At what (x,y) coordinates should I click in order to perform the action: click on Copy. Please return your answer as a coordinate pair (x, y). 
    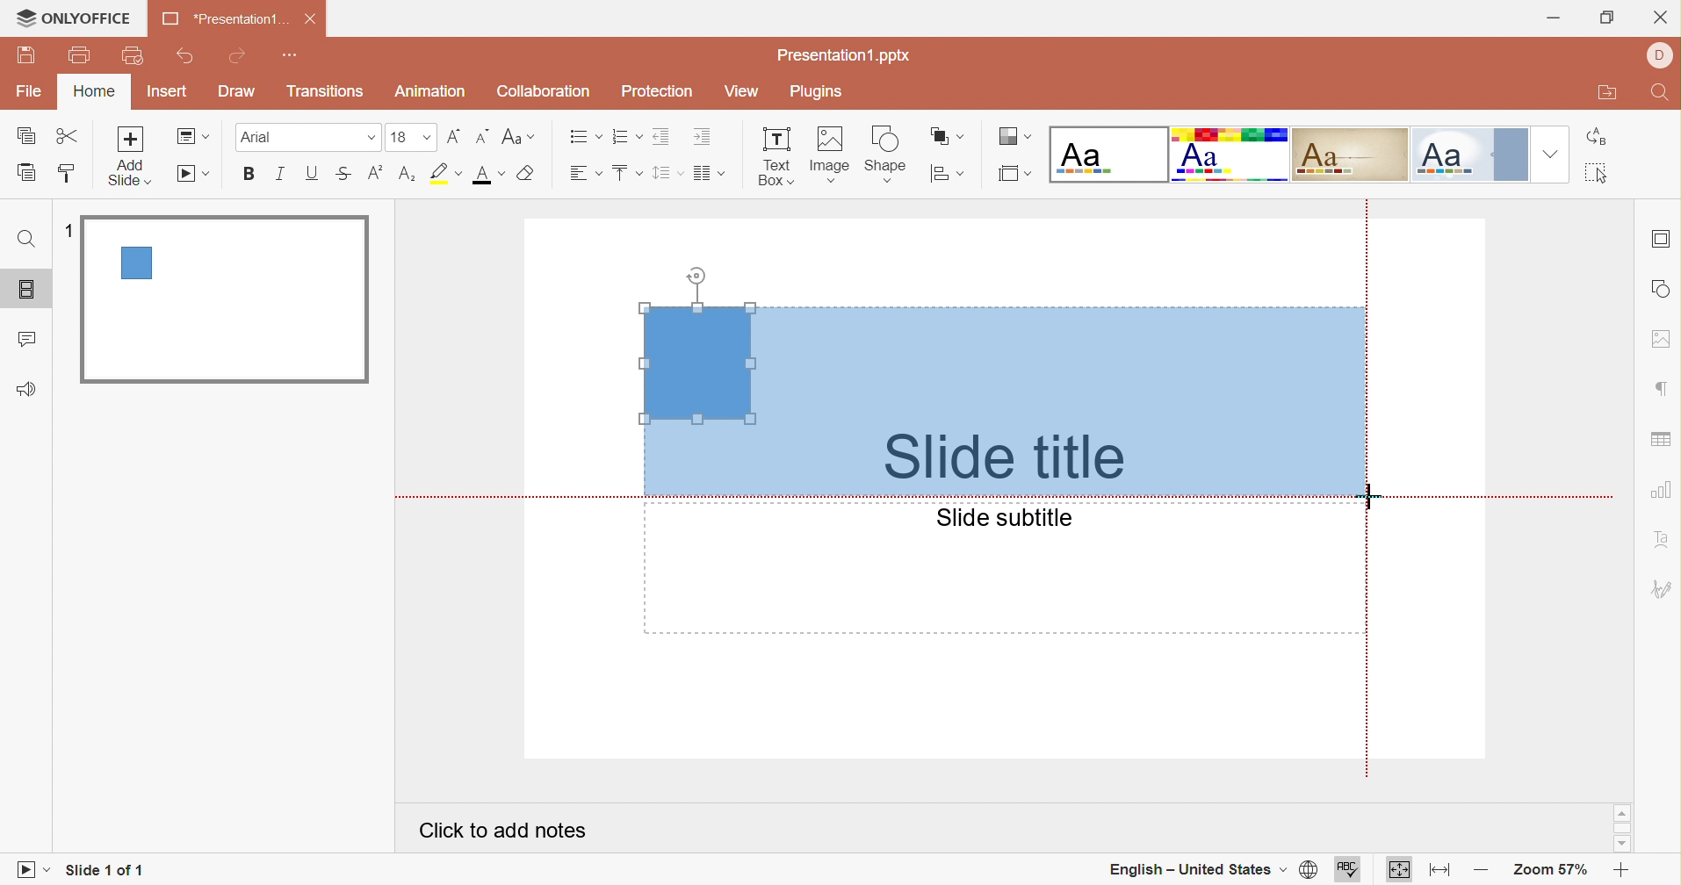
    Looking at the image, I should click on (25, 137).